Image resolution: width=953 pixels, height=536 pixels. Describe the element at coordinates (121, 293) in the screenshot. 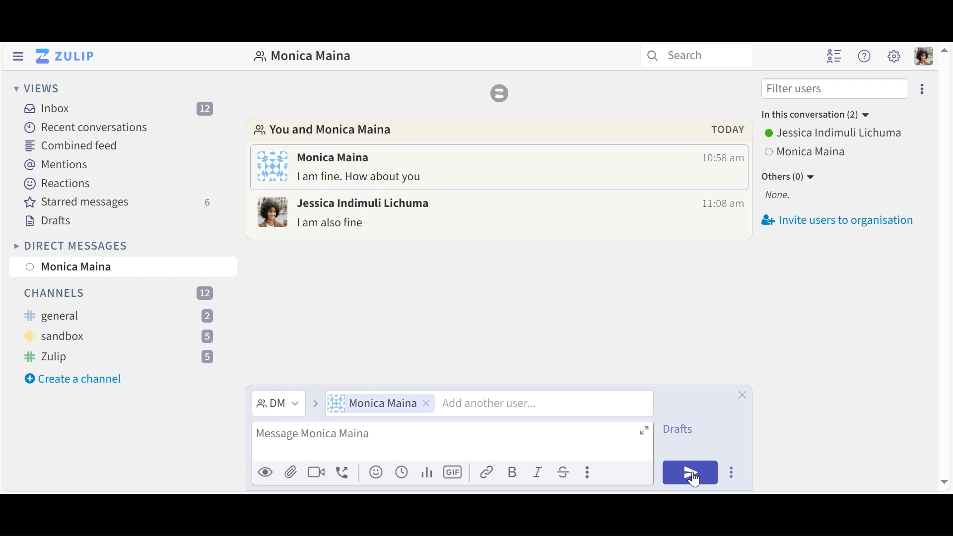

I see `Channels` at that location.